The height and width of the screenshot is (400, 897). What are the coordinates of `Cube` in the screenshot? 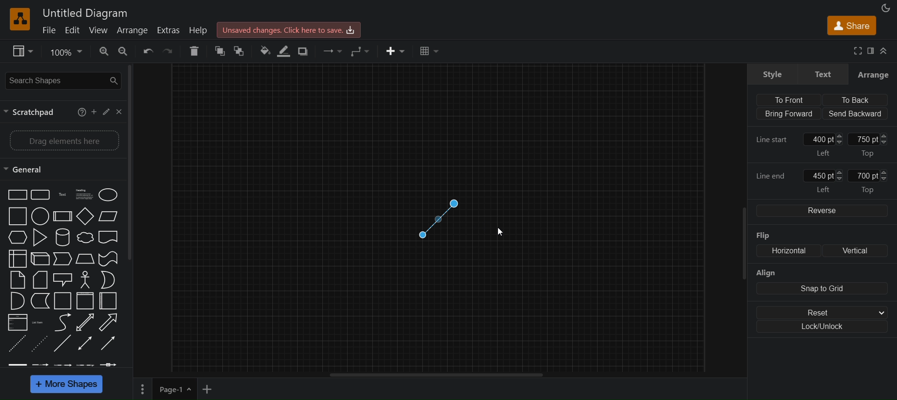 It's located at (39, 258).